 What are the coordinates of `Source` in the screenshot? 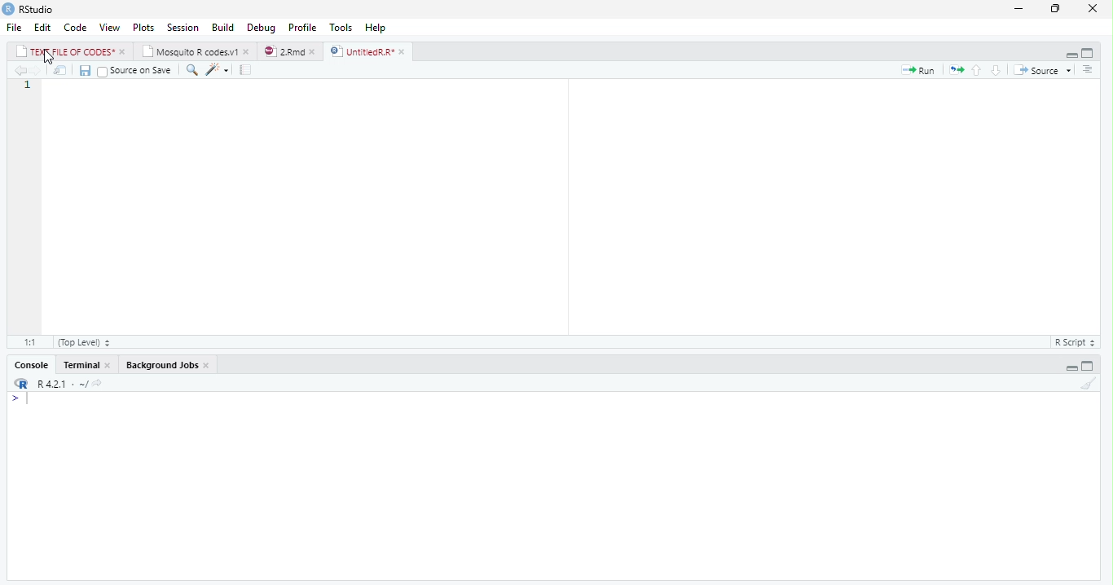 It's located at (1043, 69).